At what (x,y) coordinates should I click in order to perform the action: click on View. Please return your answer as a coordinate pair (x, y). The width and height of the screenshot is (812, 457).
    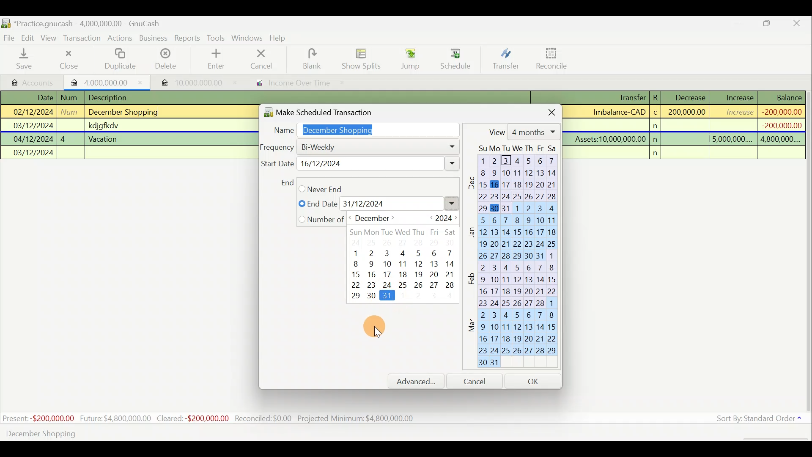
    Looking at the image, I should click on (522, 132).